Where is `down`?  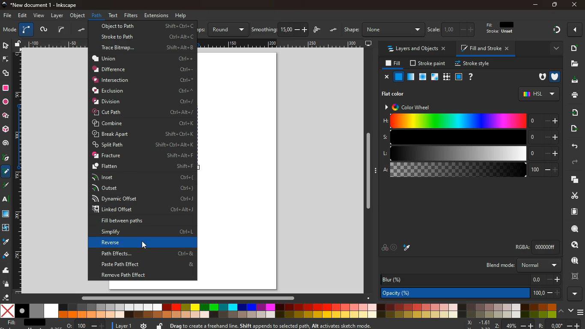 down is located at coordinates (571, 310).